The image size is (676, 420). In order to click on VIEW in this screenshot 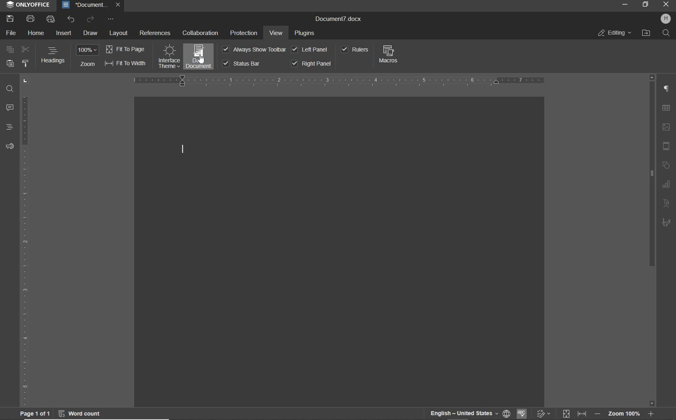, I will do `click(276, 34)`.